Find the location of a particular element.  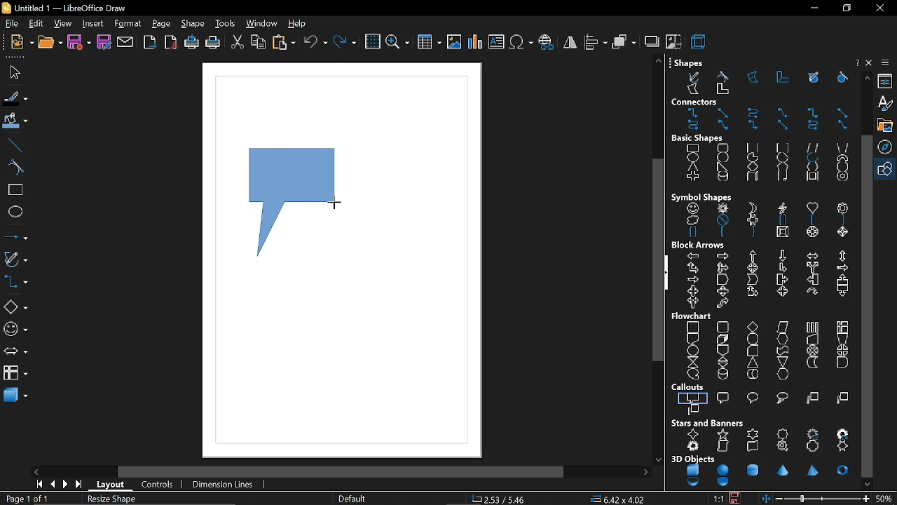

copy is located at coordinates (259, 42).